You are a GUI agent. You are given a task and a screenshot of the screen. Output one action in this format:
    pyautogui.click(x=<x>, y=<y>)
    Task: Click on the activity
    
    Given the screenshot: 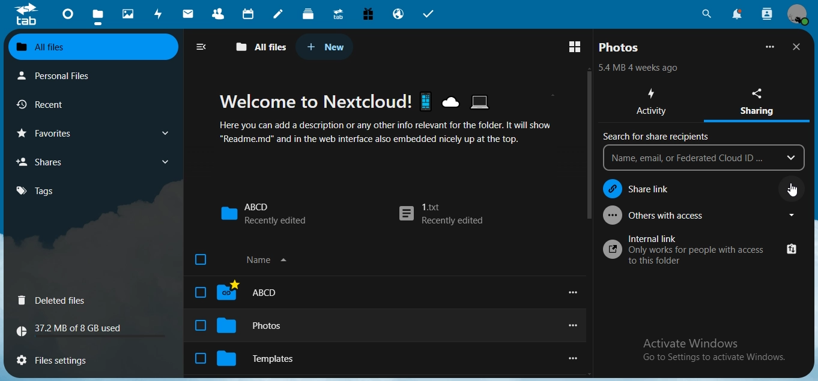 What is the action you would take?
    pyautogui.click(x=653, y=103)
    